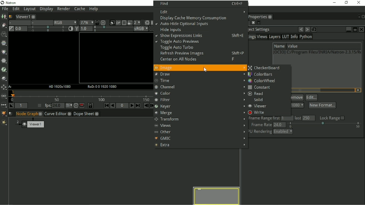 The image size is (365, 205). I want to click on New format, so click(322, 105).